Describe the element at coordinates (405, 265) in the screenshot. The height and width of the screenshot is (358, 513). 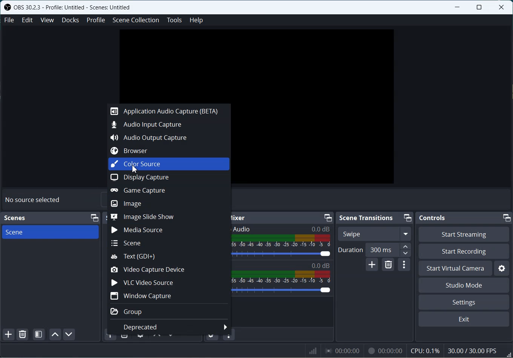
I see `Transition properties` at that location.